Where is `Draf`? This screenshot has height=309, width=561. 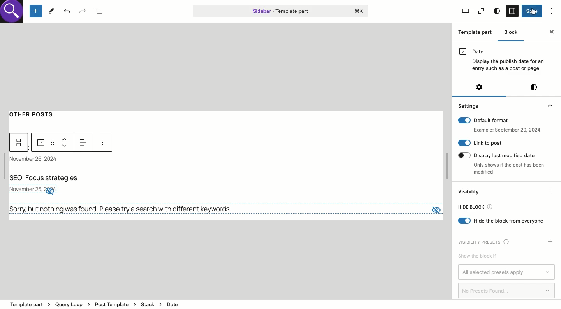 Draf is located at coordinates (52, 142).